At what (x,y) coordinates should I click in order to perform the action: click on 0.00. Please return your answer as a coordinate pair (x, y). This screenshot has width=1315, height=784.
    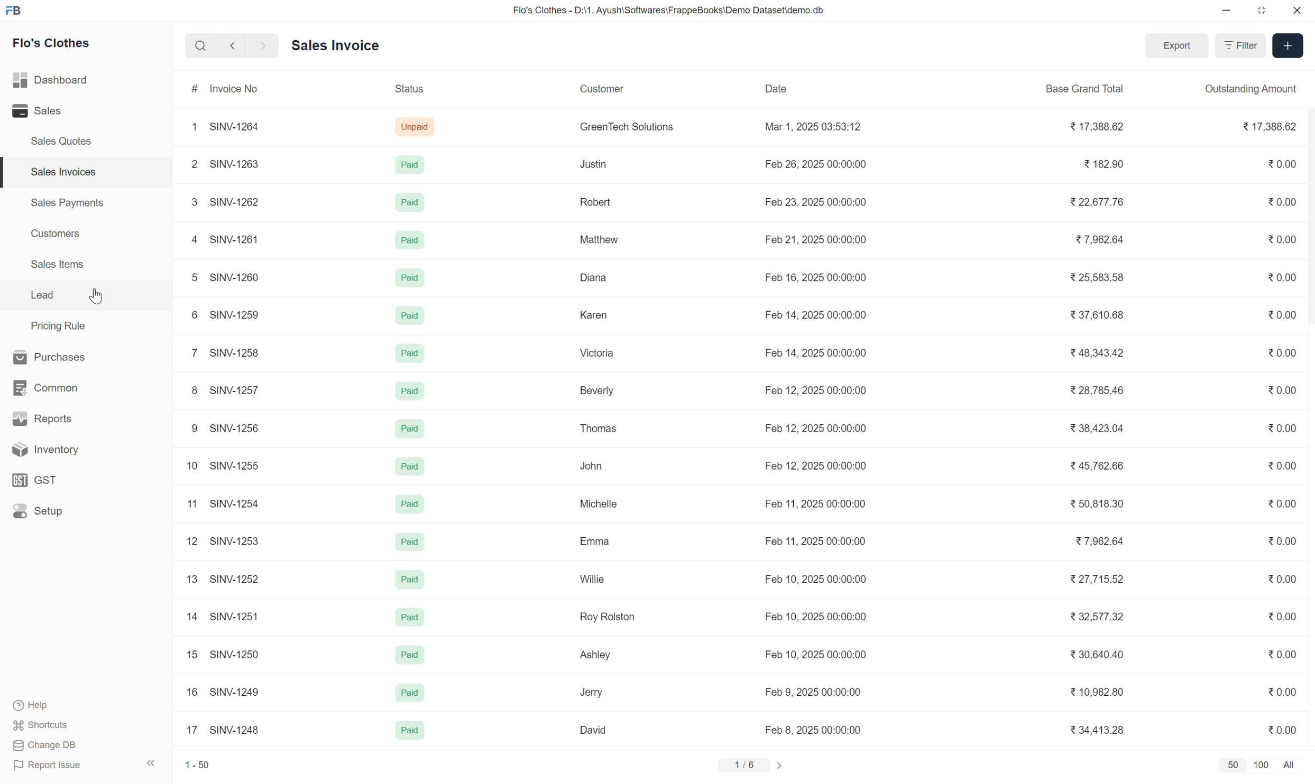
    Looking at the image, I should click on (1276, 502).